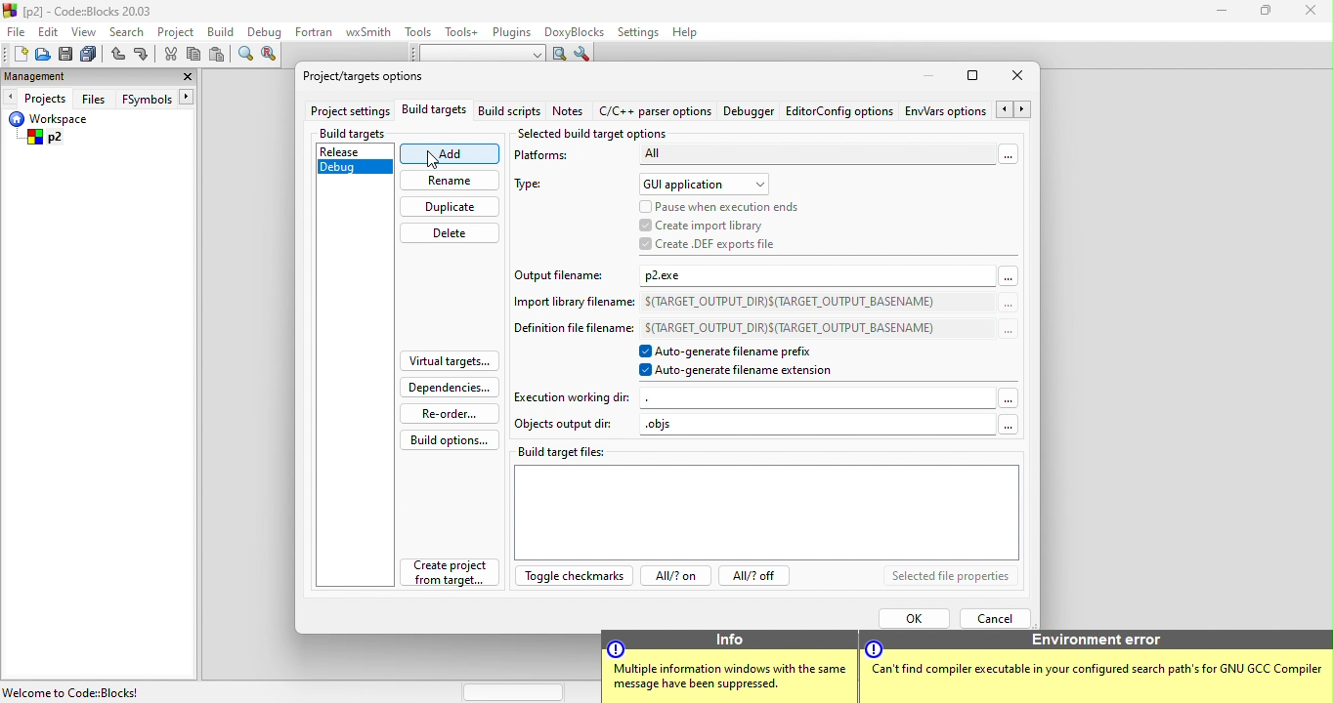 The width and height of the screenshot is (1333, 703). What do you see at coordinates (472, 54) in the screenshot?
I see `text to search` at bounding box center [472, 54].